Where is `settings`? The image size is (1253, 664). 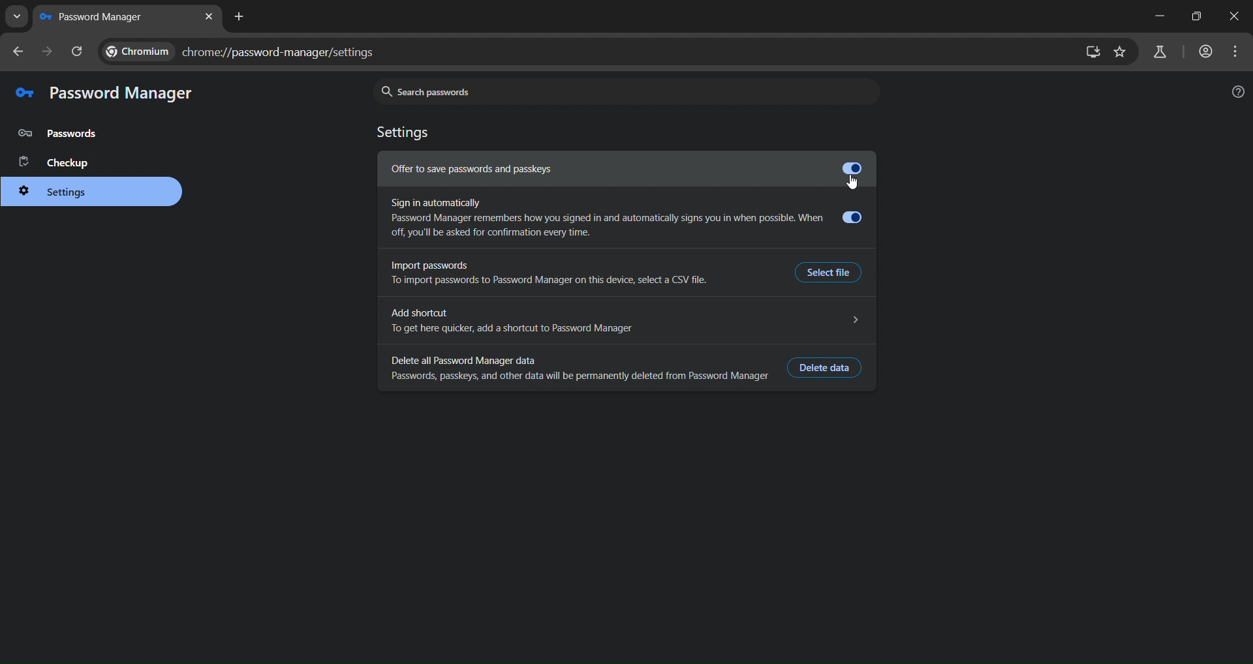 settings is located at coordinates (59, 192).